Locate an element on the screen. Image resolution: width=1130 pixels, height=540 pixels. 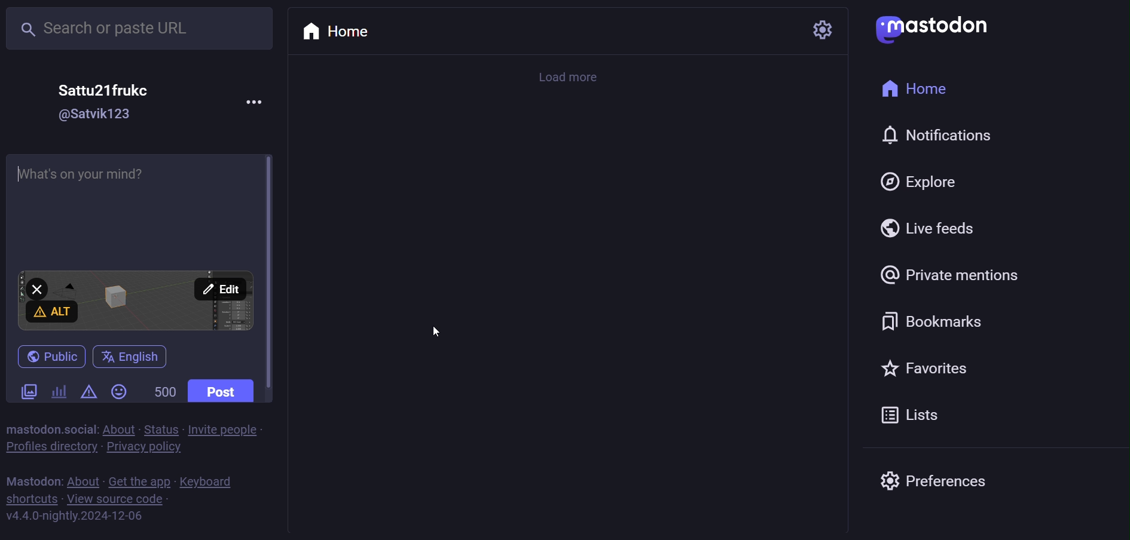
search is located at coordinates (141, 30).